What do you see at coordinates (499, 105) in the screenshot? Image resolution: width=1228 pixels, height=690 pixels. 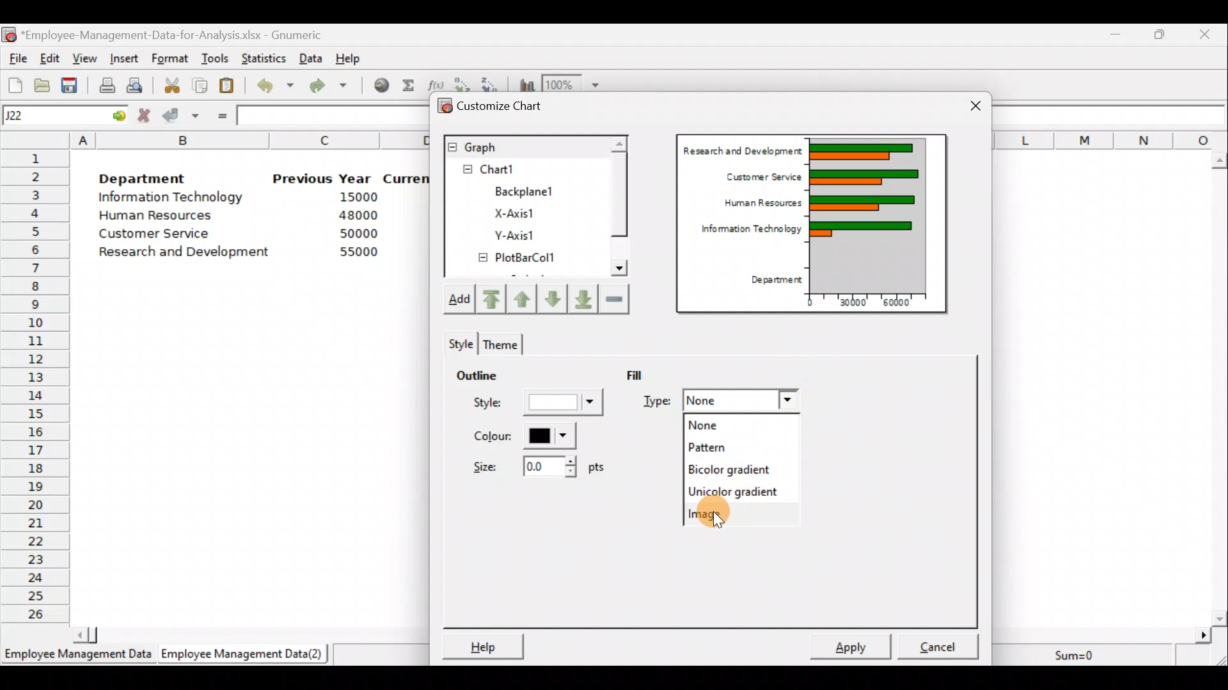 I see `Customize chart` at bounding box center [499, 105].